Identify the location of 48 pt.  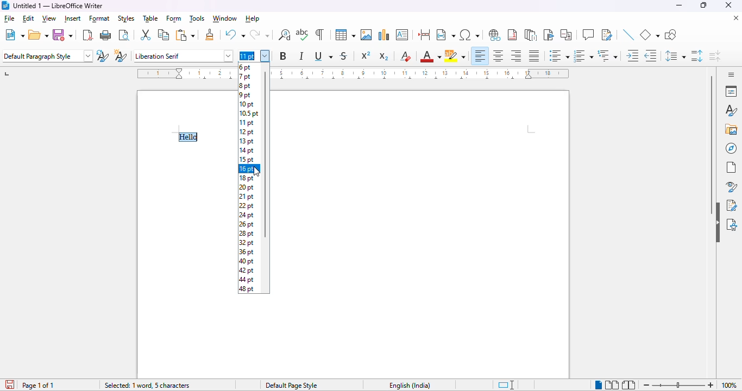
(246, 289).